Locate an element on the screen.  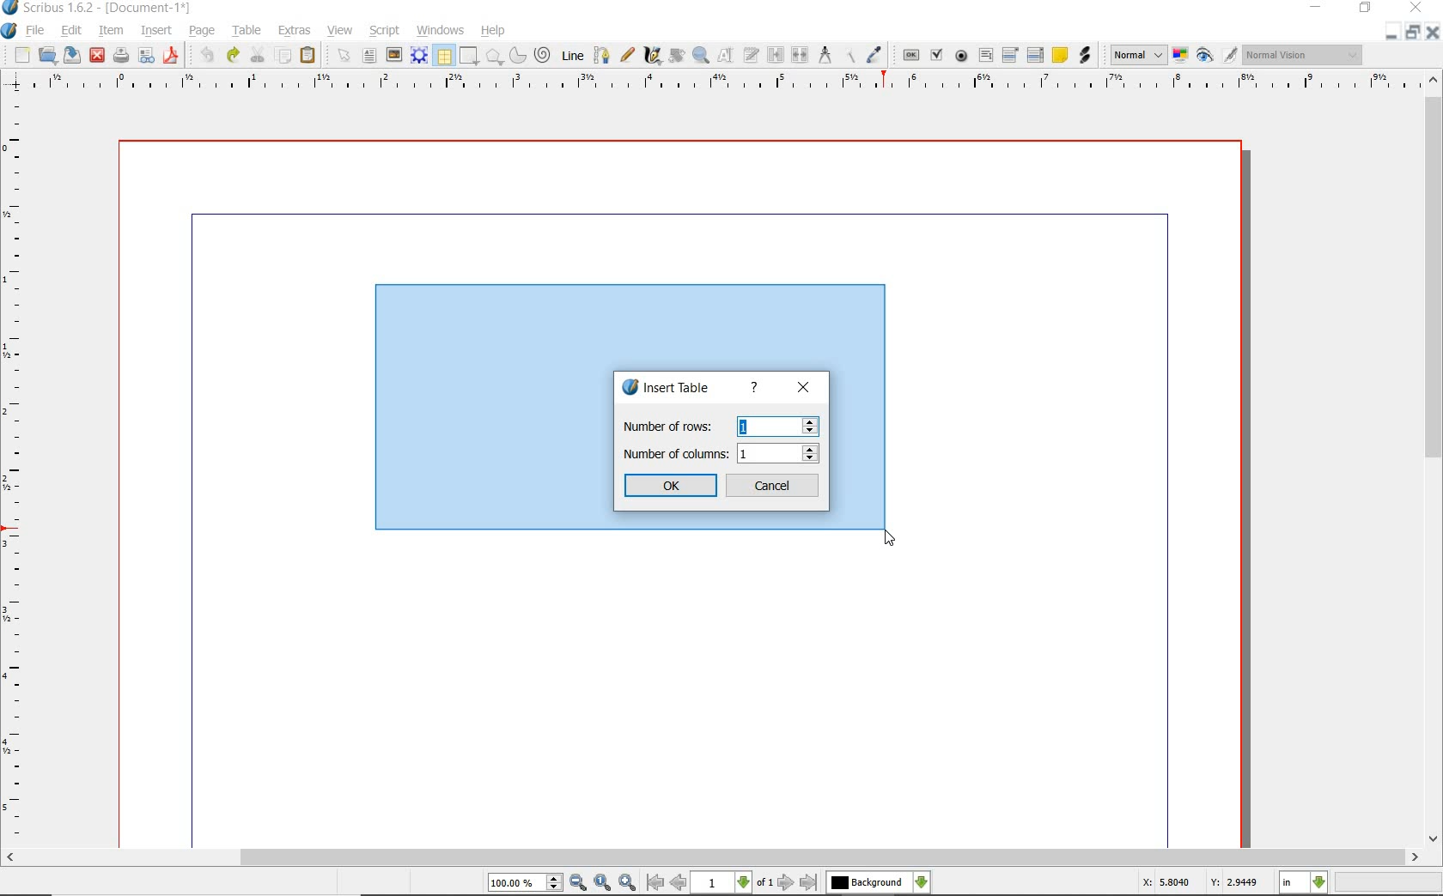
edit text with story editor is located at coordinates (752, 54).